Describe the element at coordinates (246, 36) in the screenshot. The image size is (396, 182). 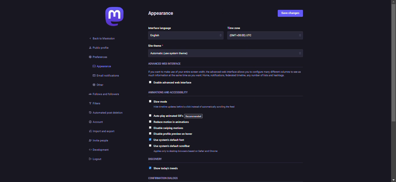
I see `time zone` at that location.